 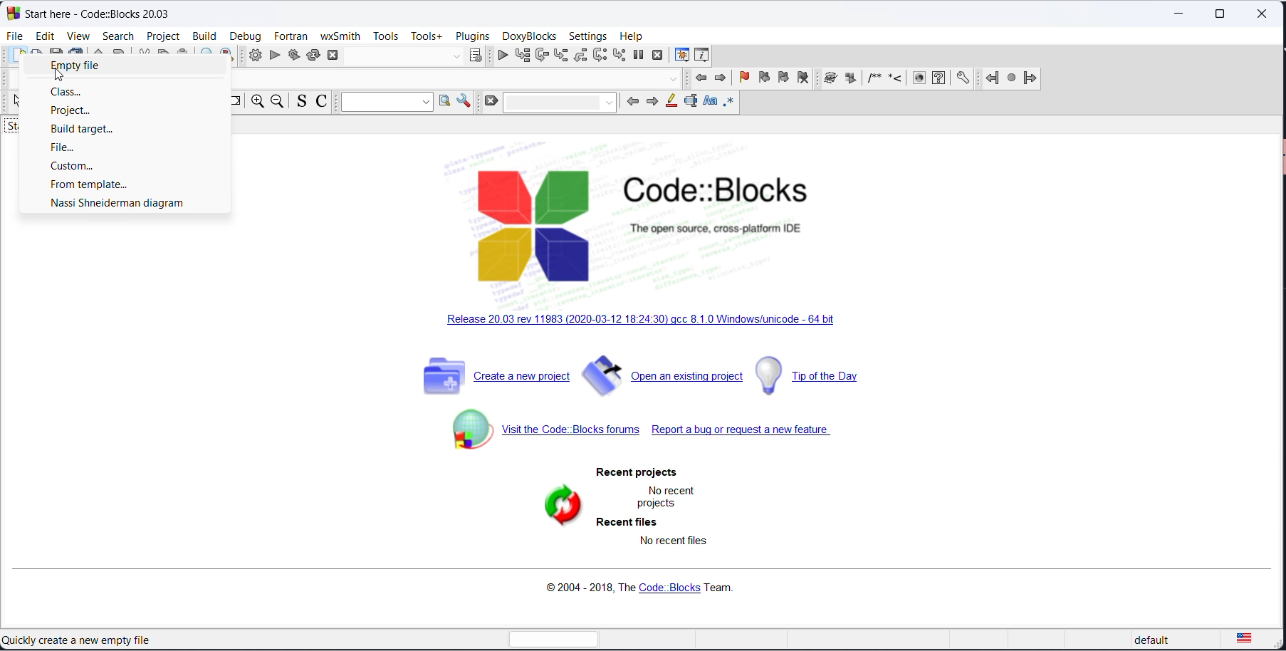 I want to click on plugins, so click(x=472, y=36).